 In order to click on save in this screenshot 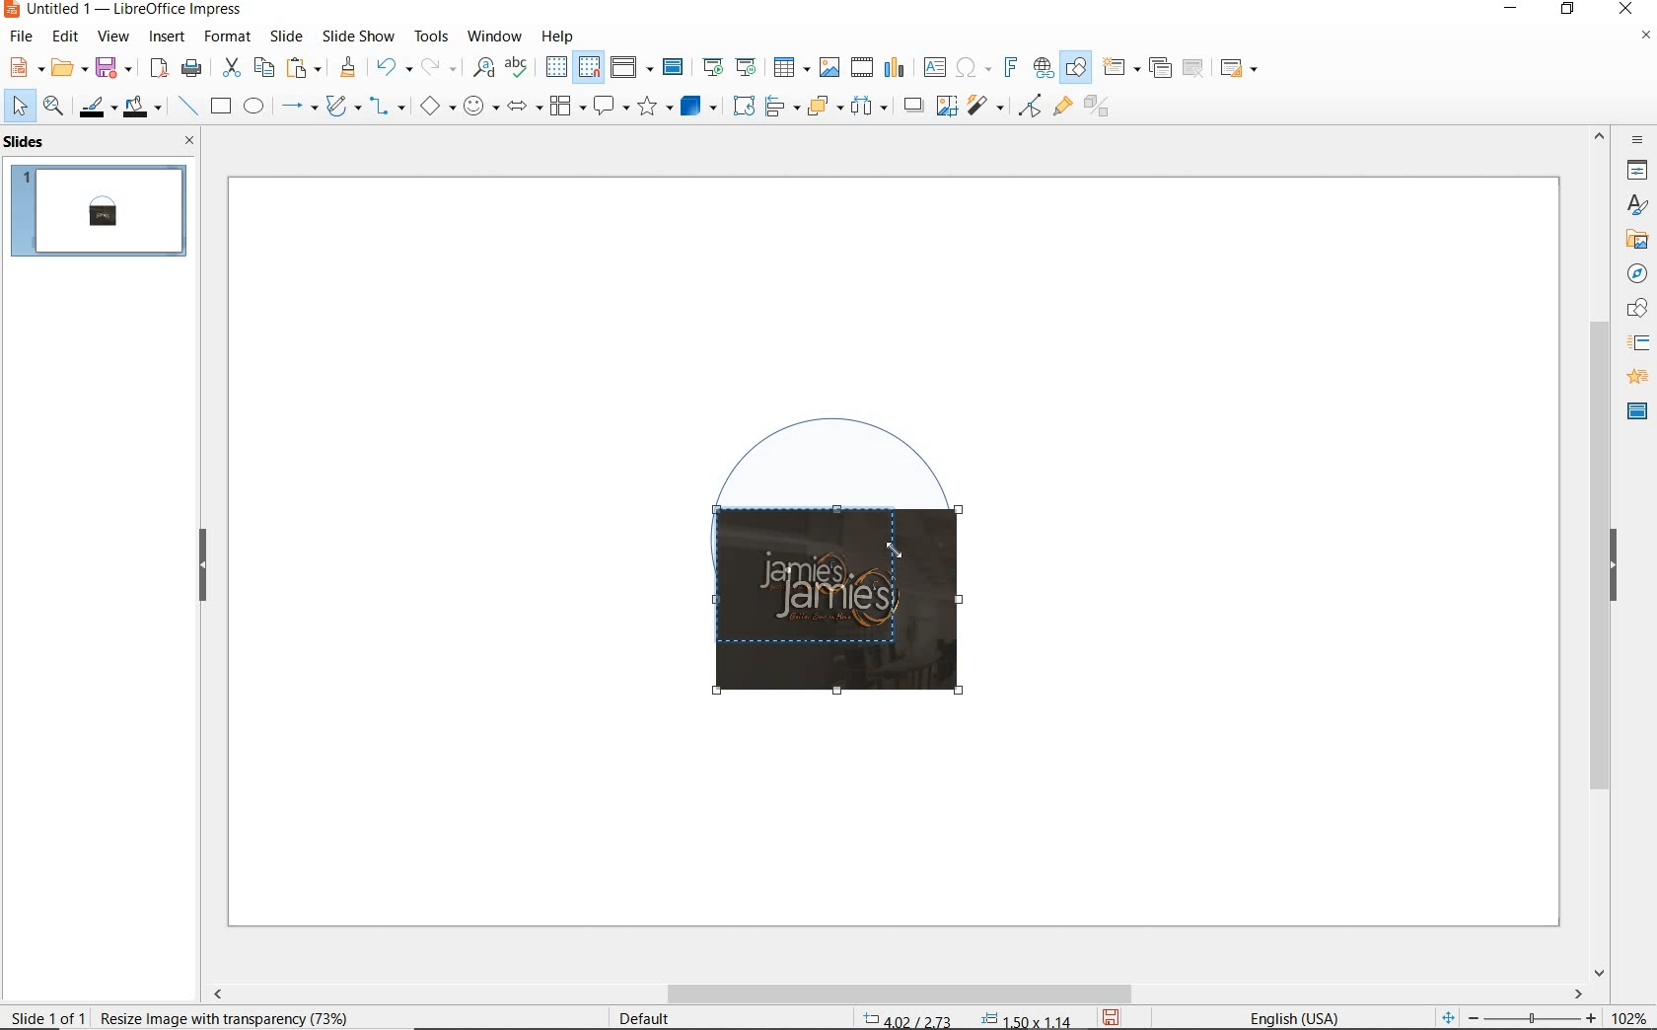, I will do `click(1113, 1016)`.